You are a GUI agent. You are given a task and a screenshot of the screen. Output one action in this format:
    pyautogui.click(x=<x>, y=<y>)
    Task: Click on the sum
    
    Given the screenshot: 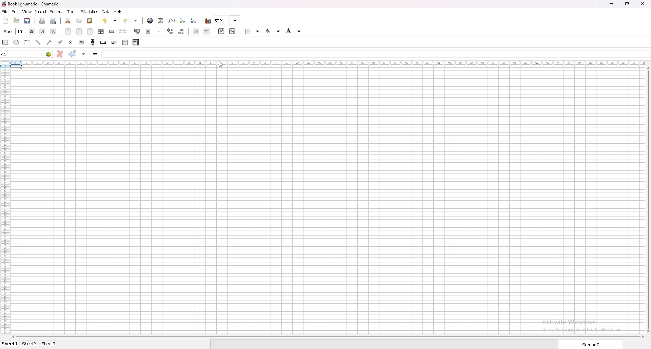 What is the action you would take?
    pyautogui.click(x=590, y=345)
    